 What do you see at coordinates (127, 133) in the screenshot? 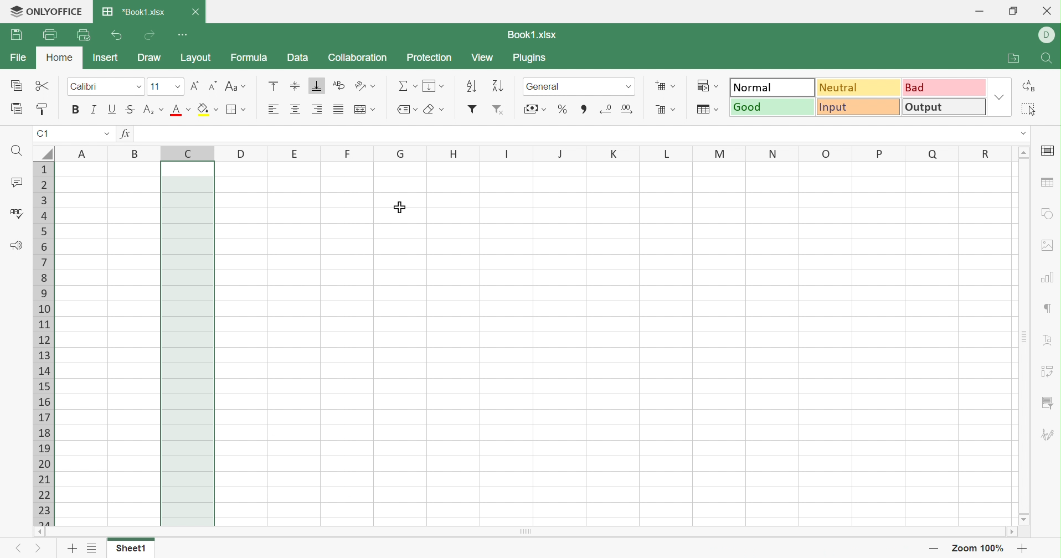
I see `fx` at bounding box center [127, 133].